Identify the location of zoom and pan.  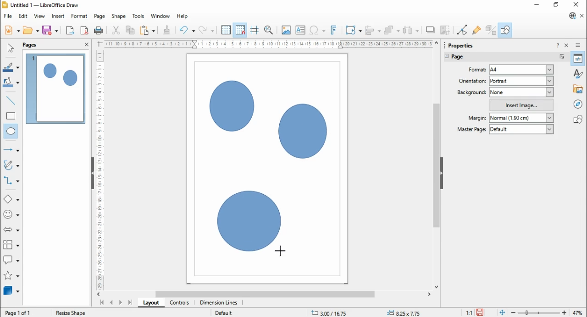
(269, 30).